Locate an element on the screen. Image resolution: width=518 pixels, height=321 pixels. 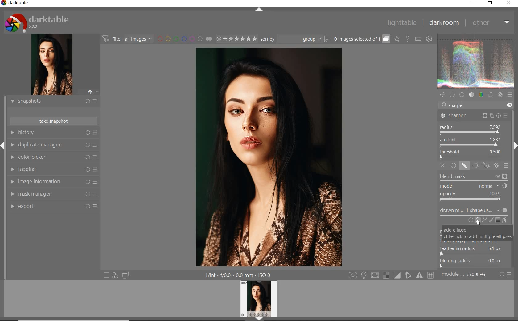
color is located at coordinates (480, 95).